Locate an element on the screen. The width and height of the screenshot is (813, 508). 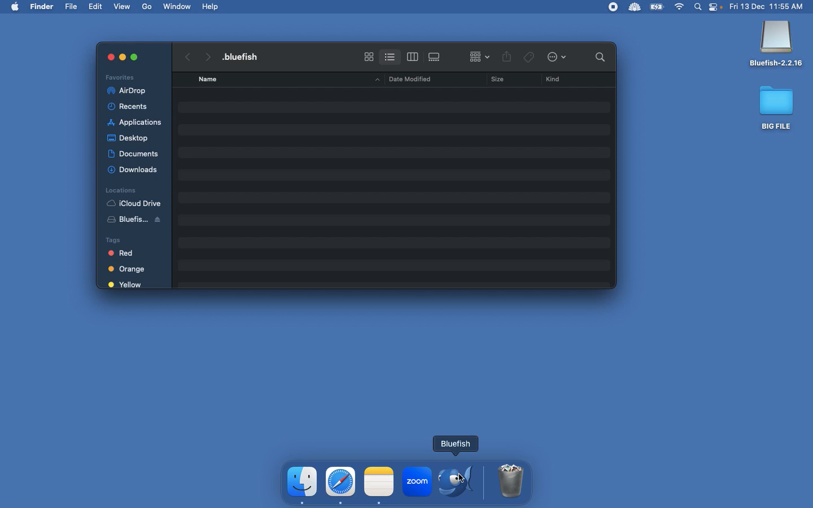
File is located at coordinates (72, 7).